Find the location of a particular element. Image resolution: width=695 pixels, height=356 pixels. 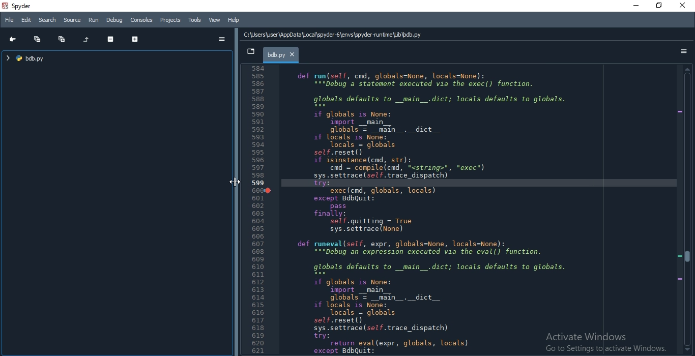

bdb.py is located at coordinates (281, 54).